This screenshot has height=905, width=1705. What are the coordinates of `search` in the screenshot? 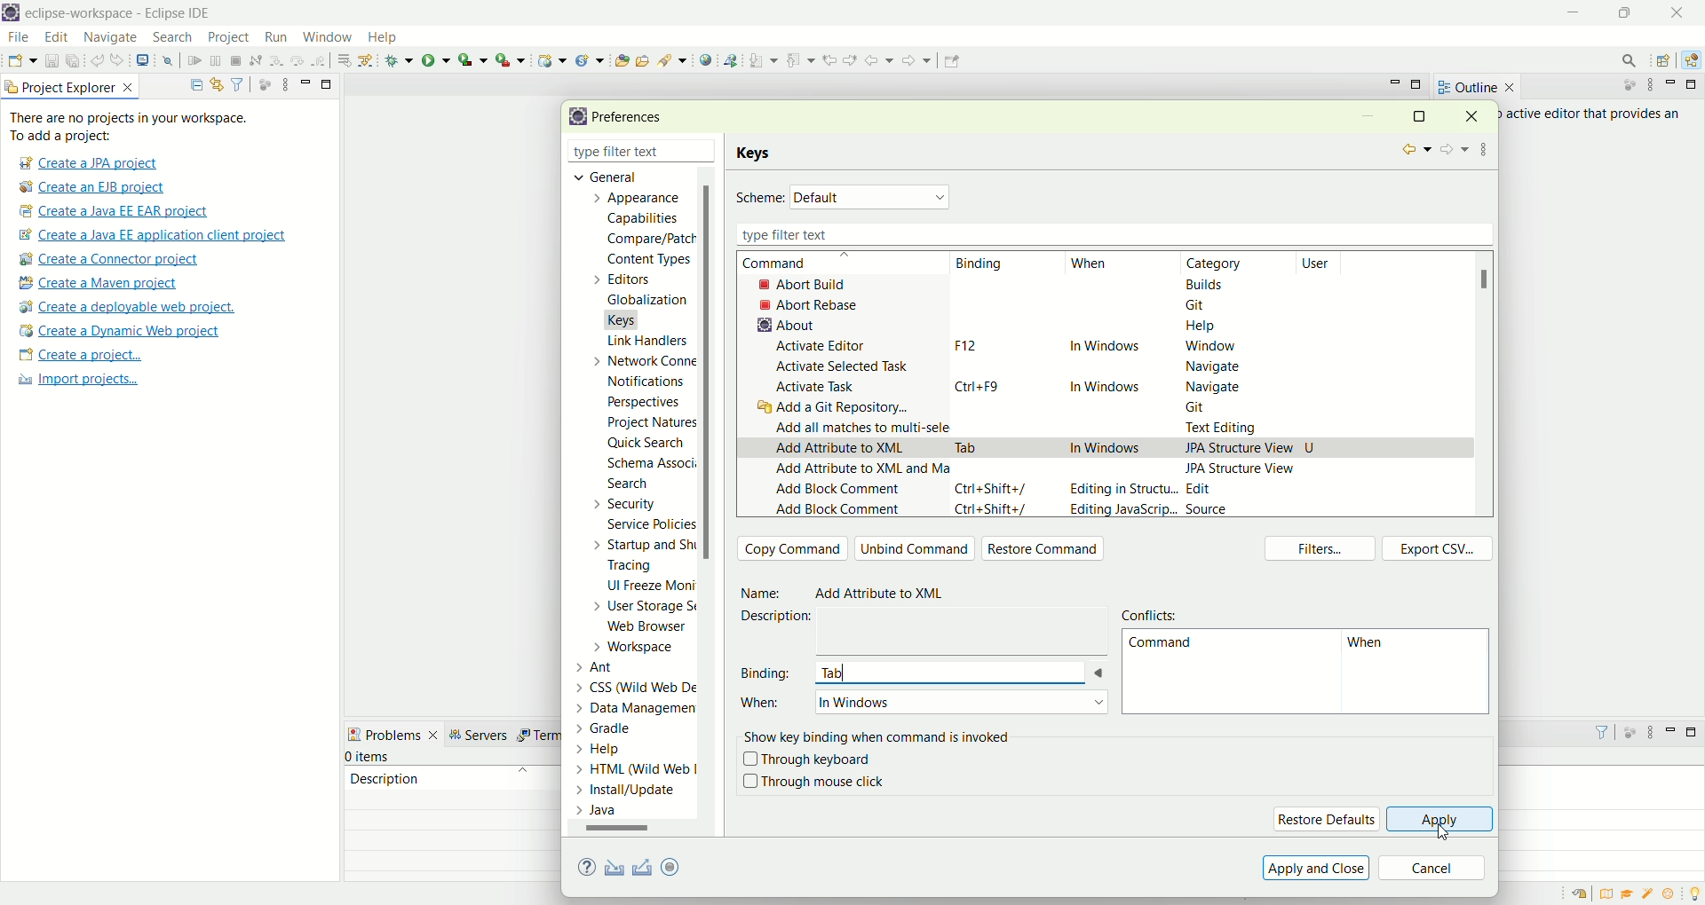 It's located at (628, 485).